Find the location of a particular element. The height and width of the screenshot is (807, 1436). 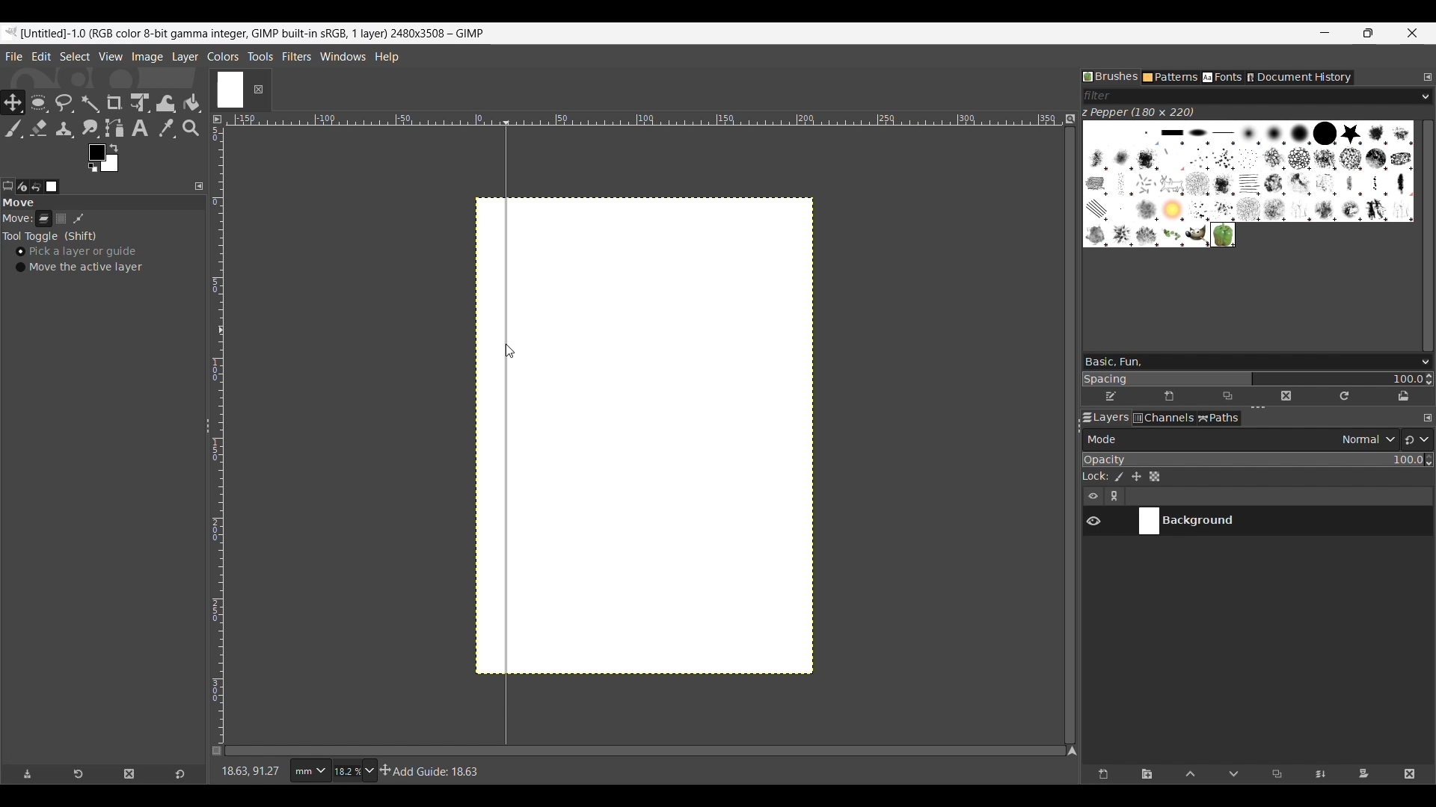

Delete tool preset is located at coordinates (129, 774).